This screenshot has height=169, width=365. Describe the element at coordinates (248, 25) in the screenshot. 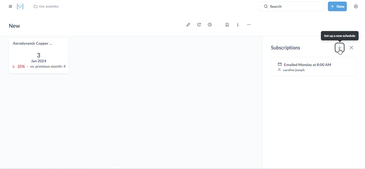

I see `more` at that location.